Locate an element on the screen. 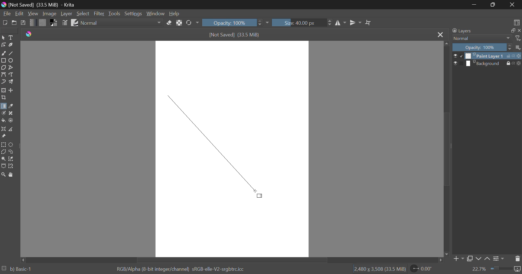 This screenshot has height=274, width=522. View is located at coordinates (33, 14).